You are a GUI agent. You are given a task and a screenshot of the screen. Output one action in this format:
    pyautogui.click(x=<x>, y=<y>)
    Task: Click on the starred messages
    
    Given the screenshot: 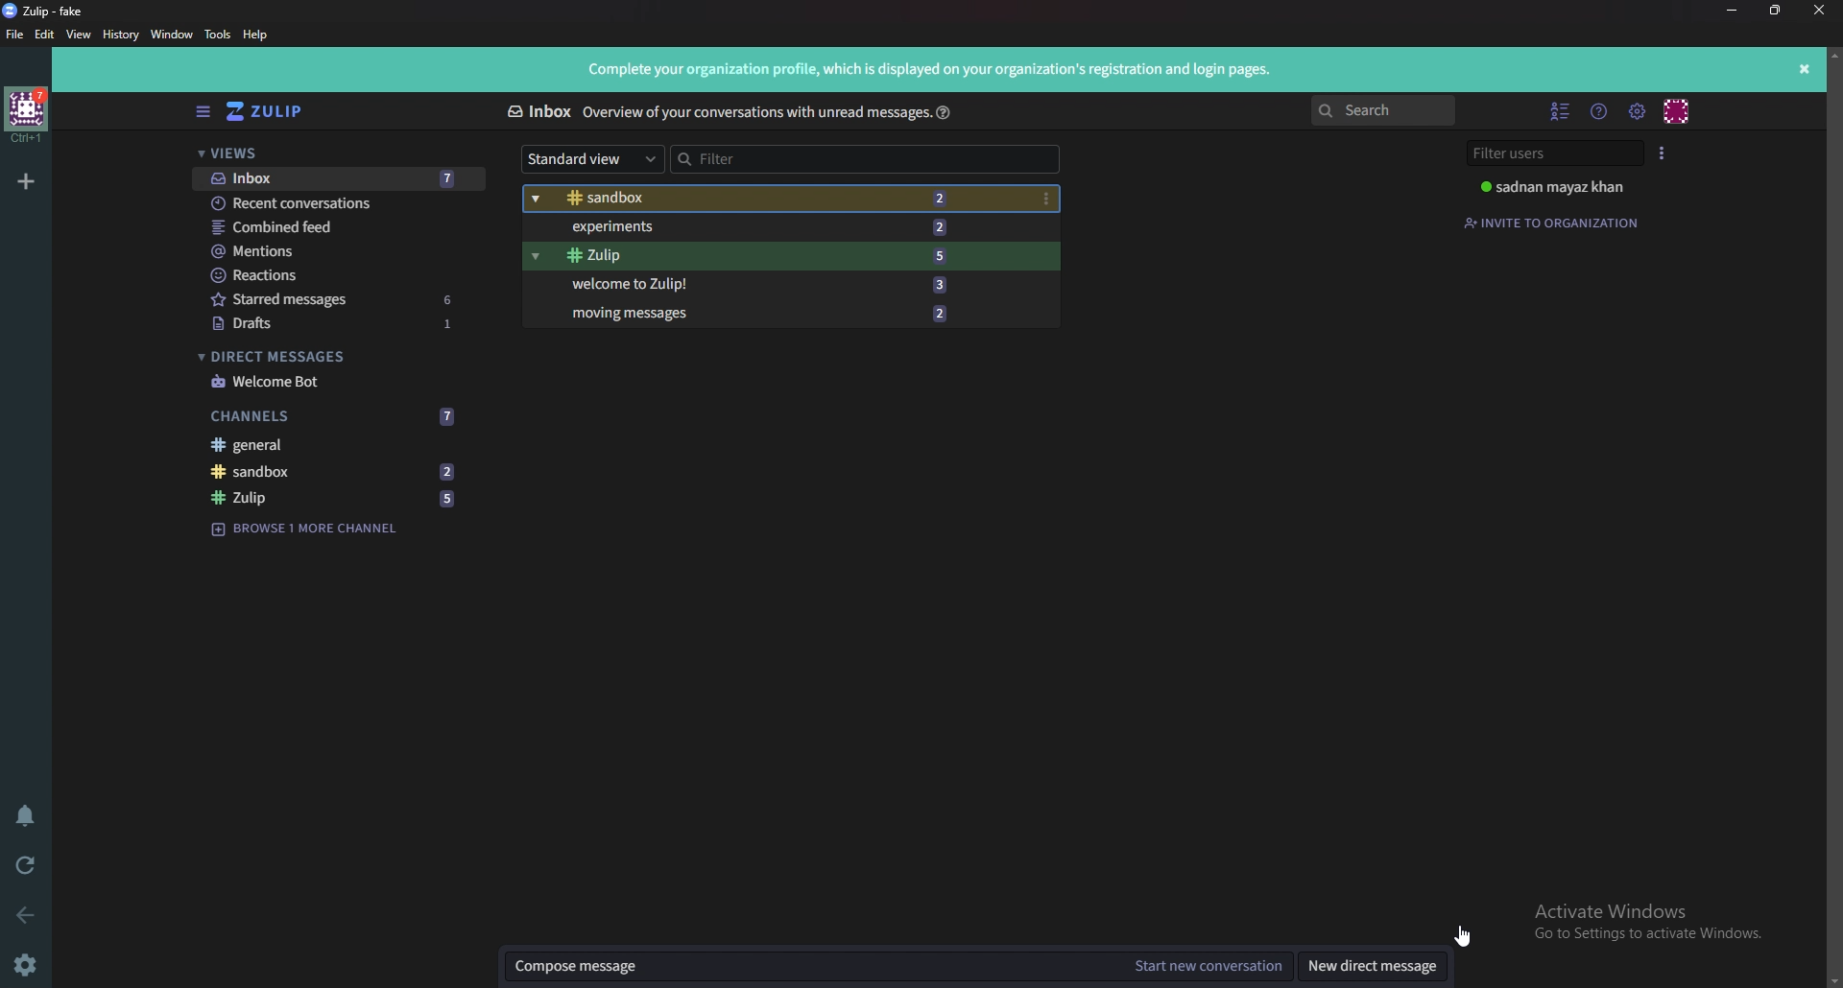 What is the action you would take?
    pyautogui.click(x=343, y=299)
    